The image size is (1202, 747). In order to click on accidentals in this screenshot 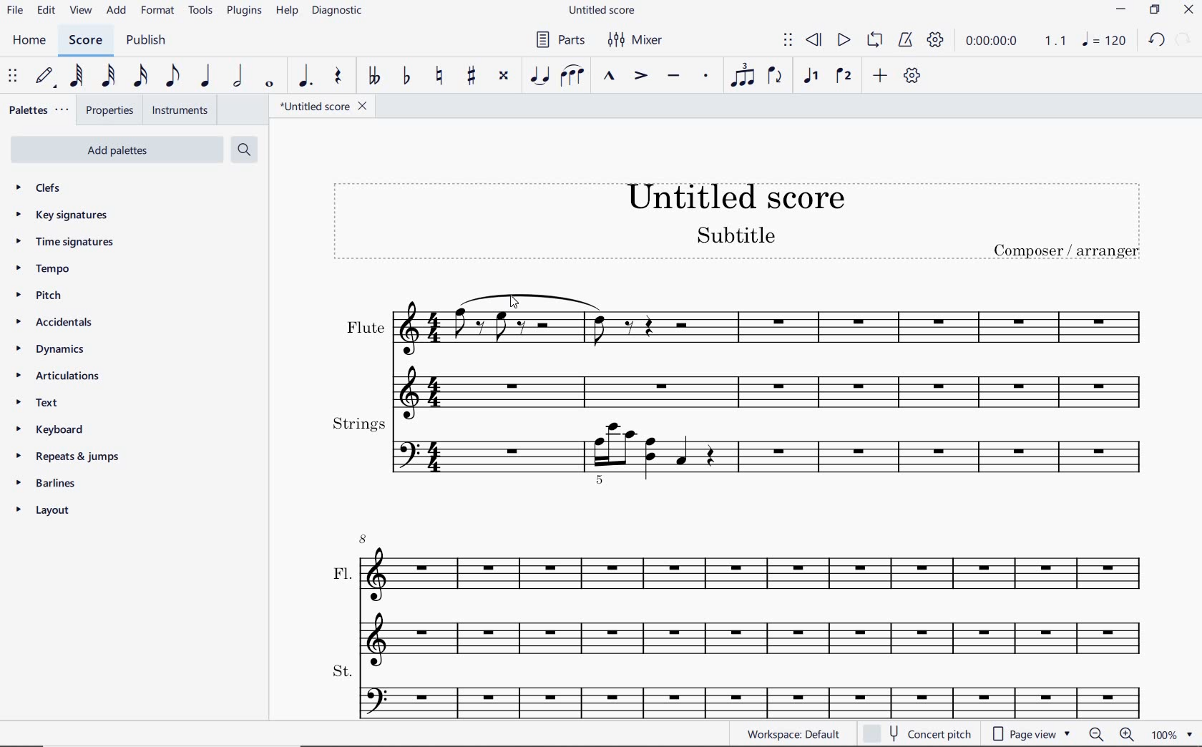, I will do `click(53, 323)`.